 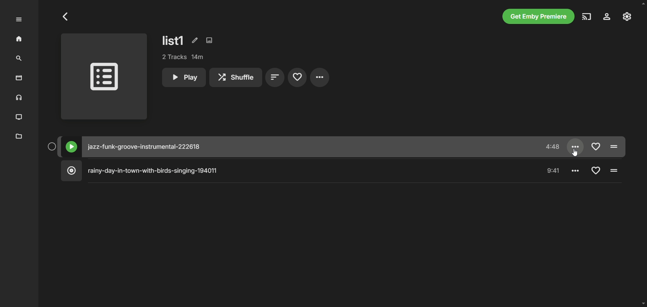 What do you see at coordinates (174, 40) in the screenshot?
I see `list` at bounding box center [174, 40].